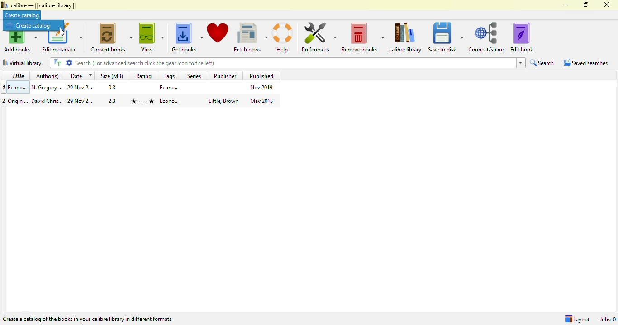 Image resolution: width=618 pixels, height=325 pixels. I want to click on create catalog, so click(22, 15).